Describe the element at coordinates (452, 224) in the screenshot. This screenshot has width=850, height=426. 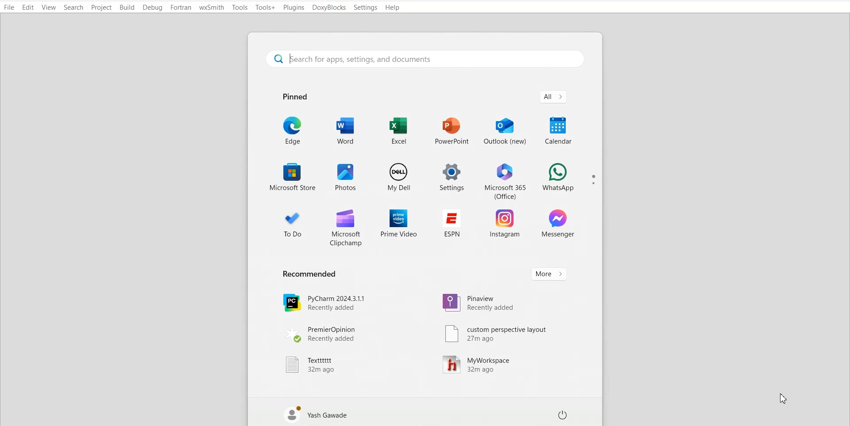
I see `ESPN` at that location.